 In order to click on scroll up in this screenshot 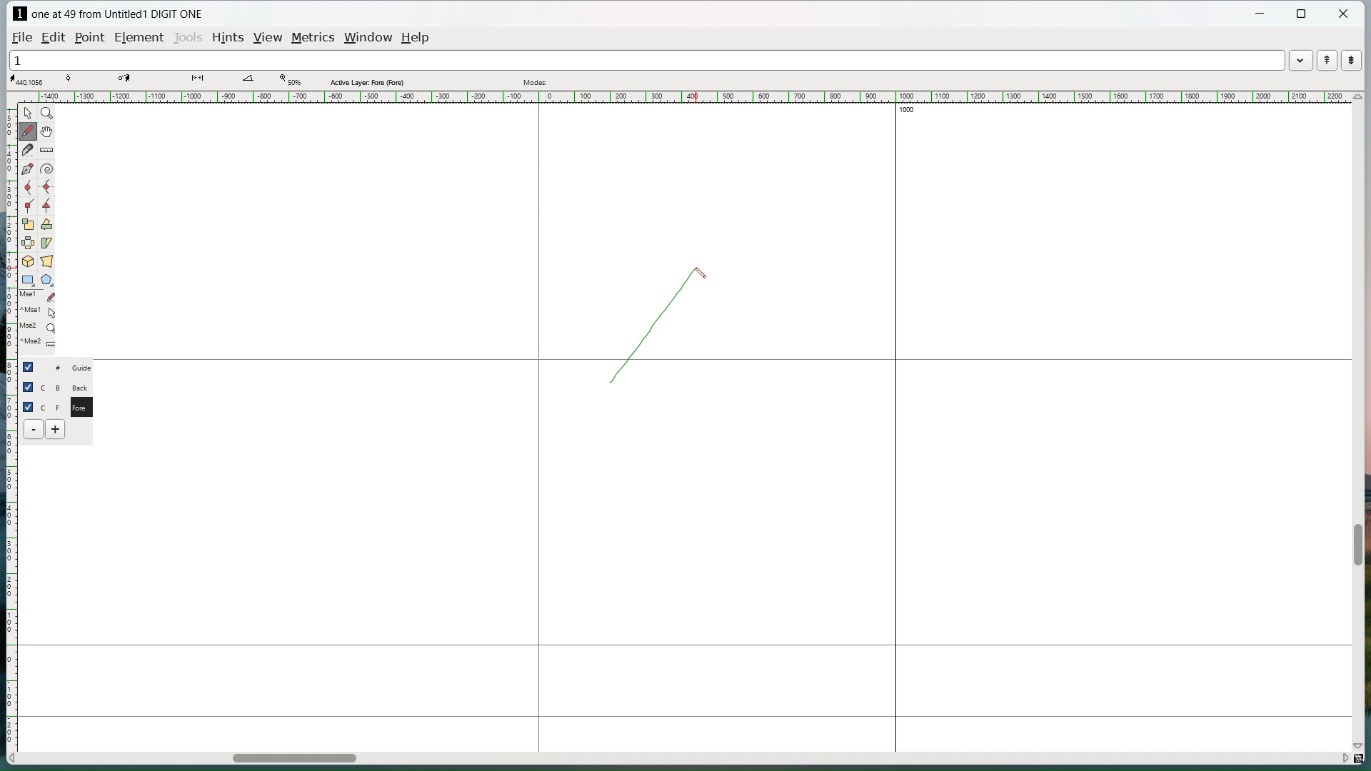, I will do `click(1357, 97)`.